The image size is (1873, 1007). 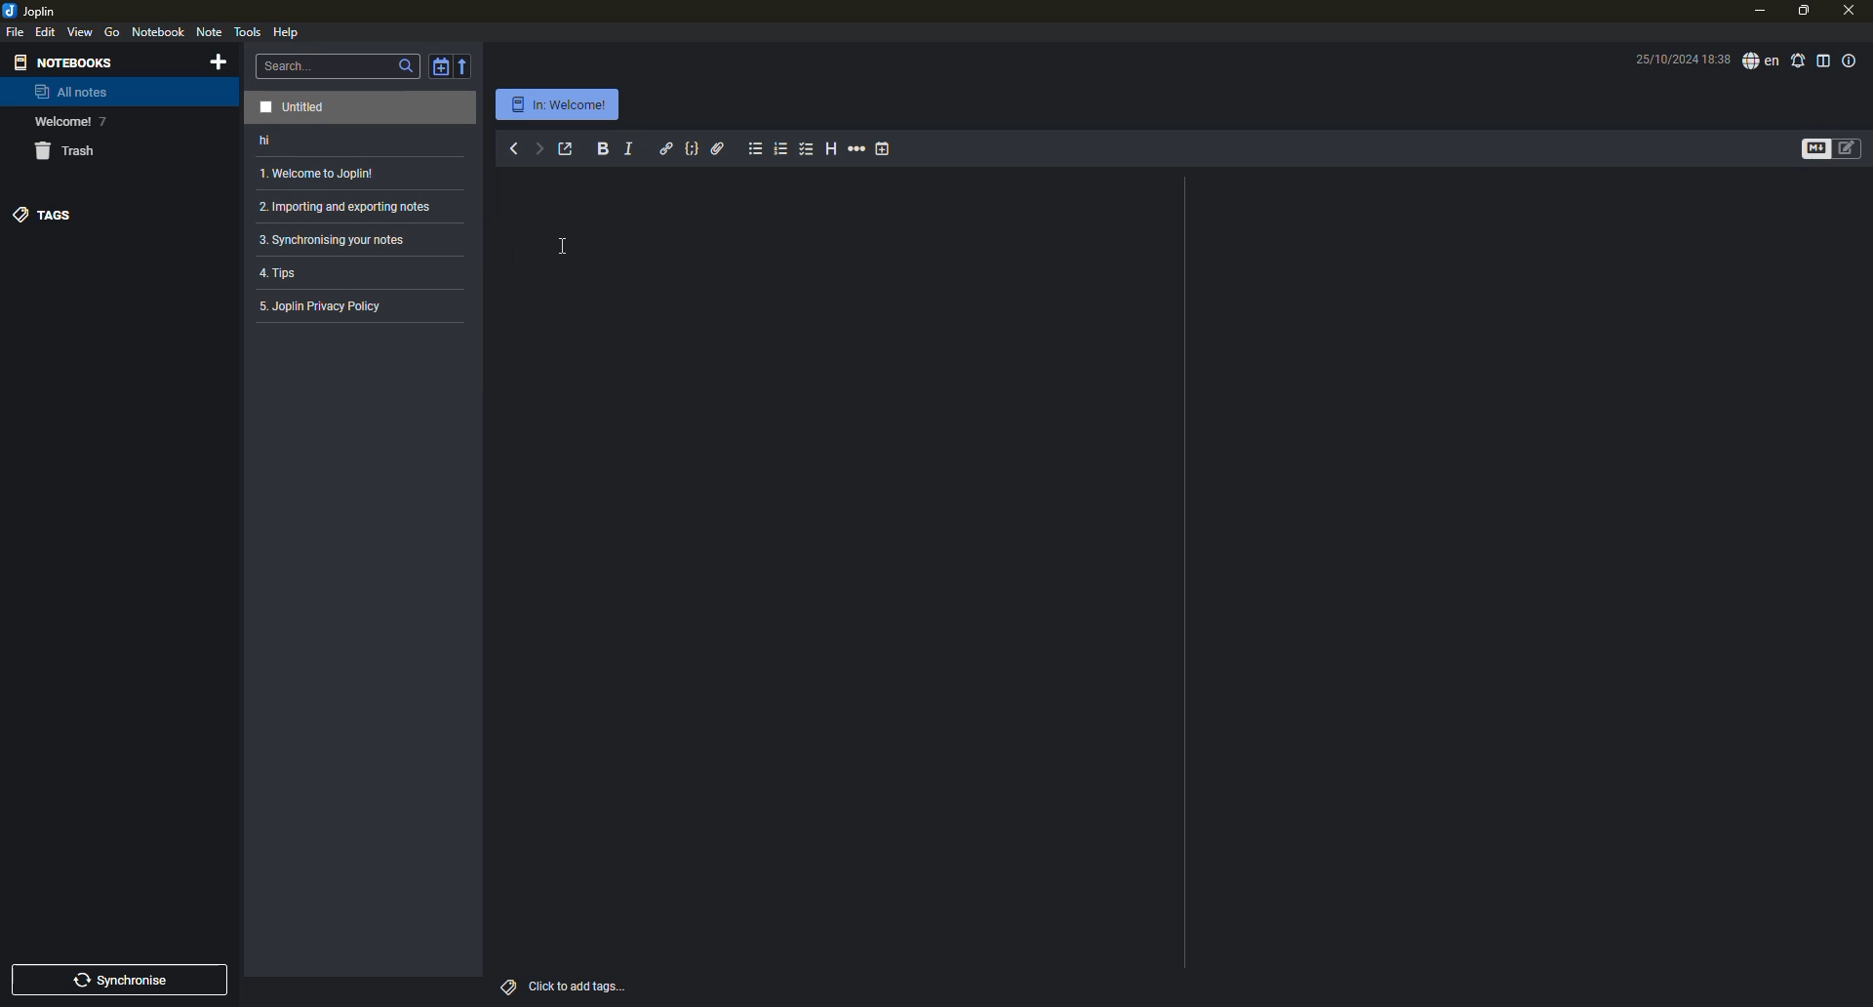 What do you see at coordinates (512, 147) in the screenshot?
I see `back` at bounding box center [512, 147].